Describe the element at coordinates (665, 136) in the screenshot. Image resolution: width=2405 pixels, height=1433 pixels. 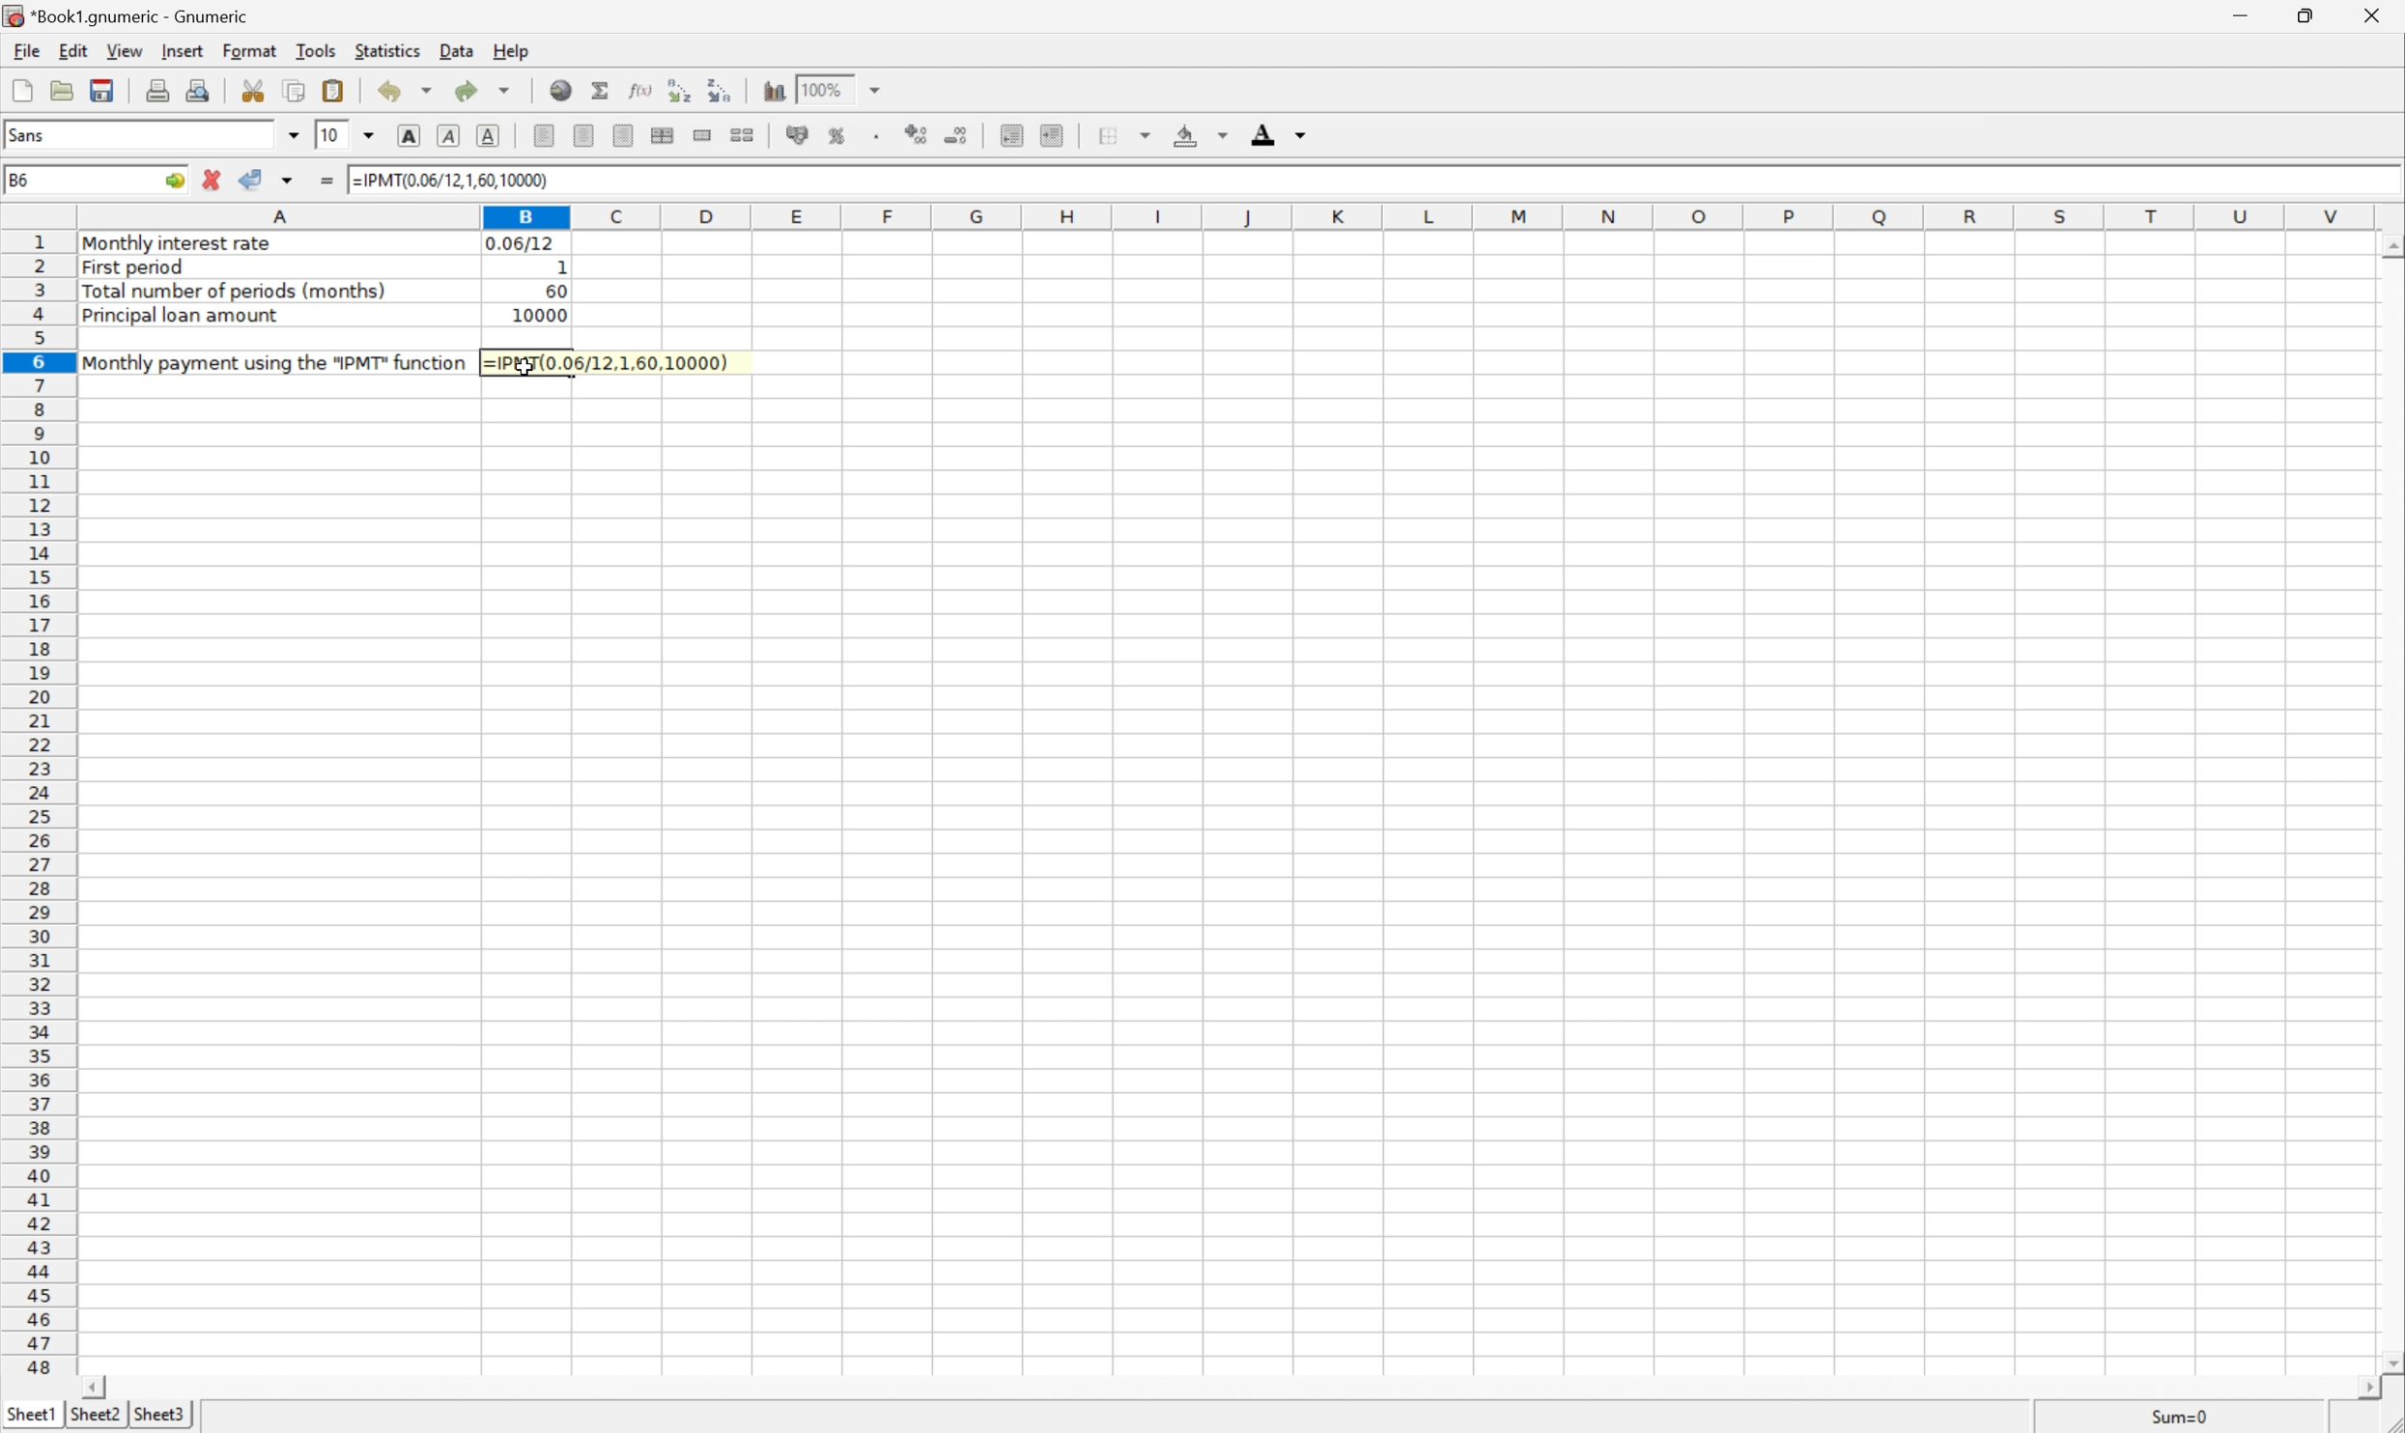
I see `Center horizontally across selection` at that location.